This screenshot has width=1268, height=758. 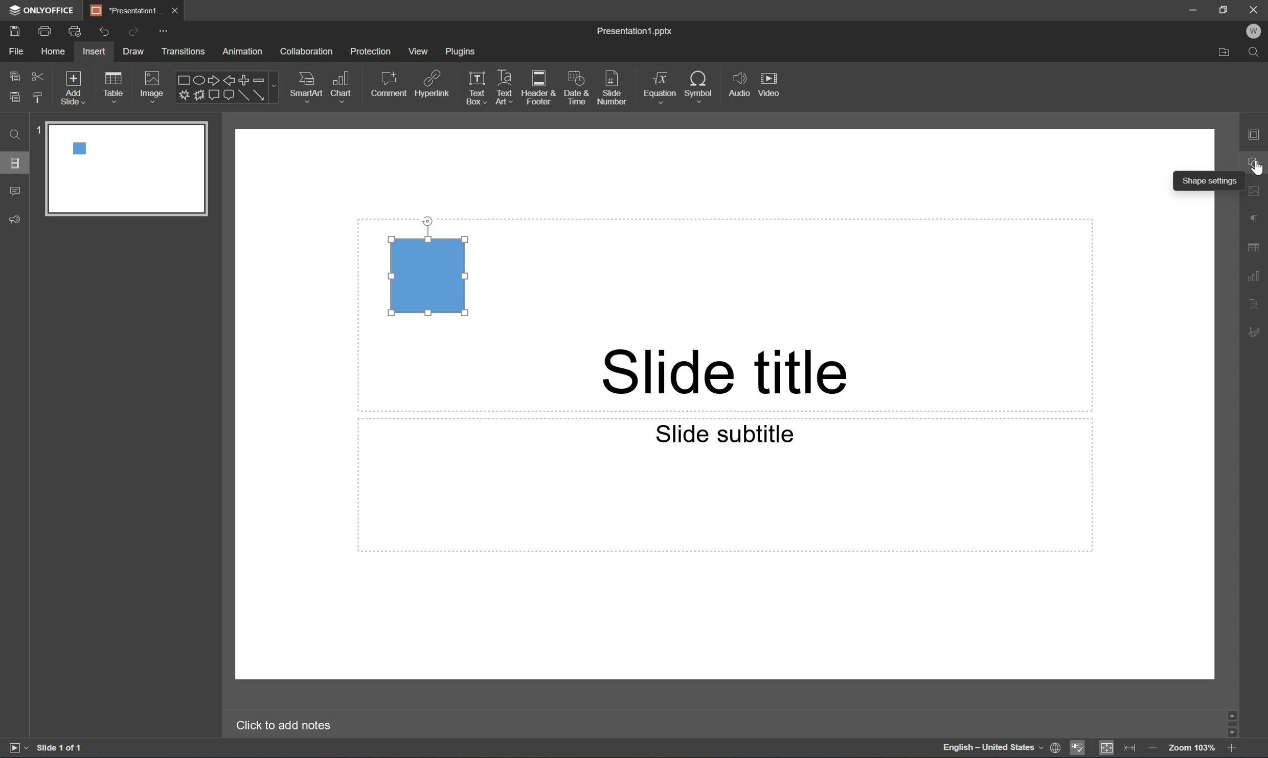 What do you see at coordinates (1225, 54) in the screenshot?
I see `Open file location` at bounding box center [1225, 54].